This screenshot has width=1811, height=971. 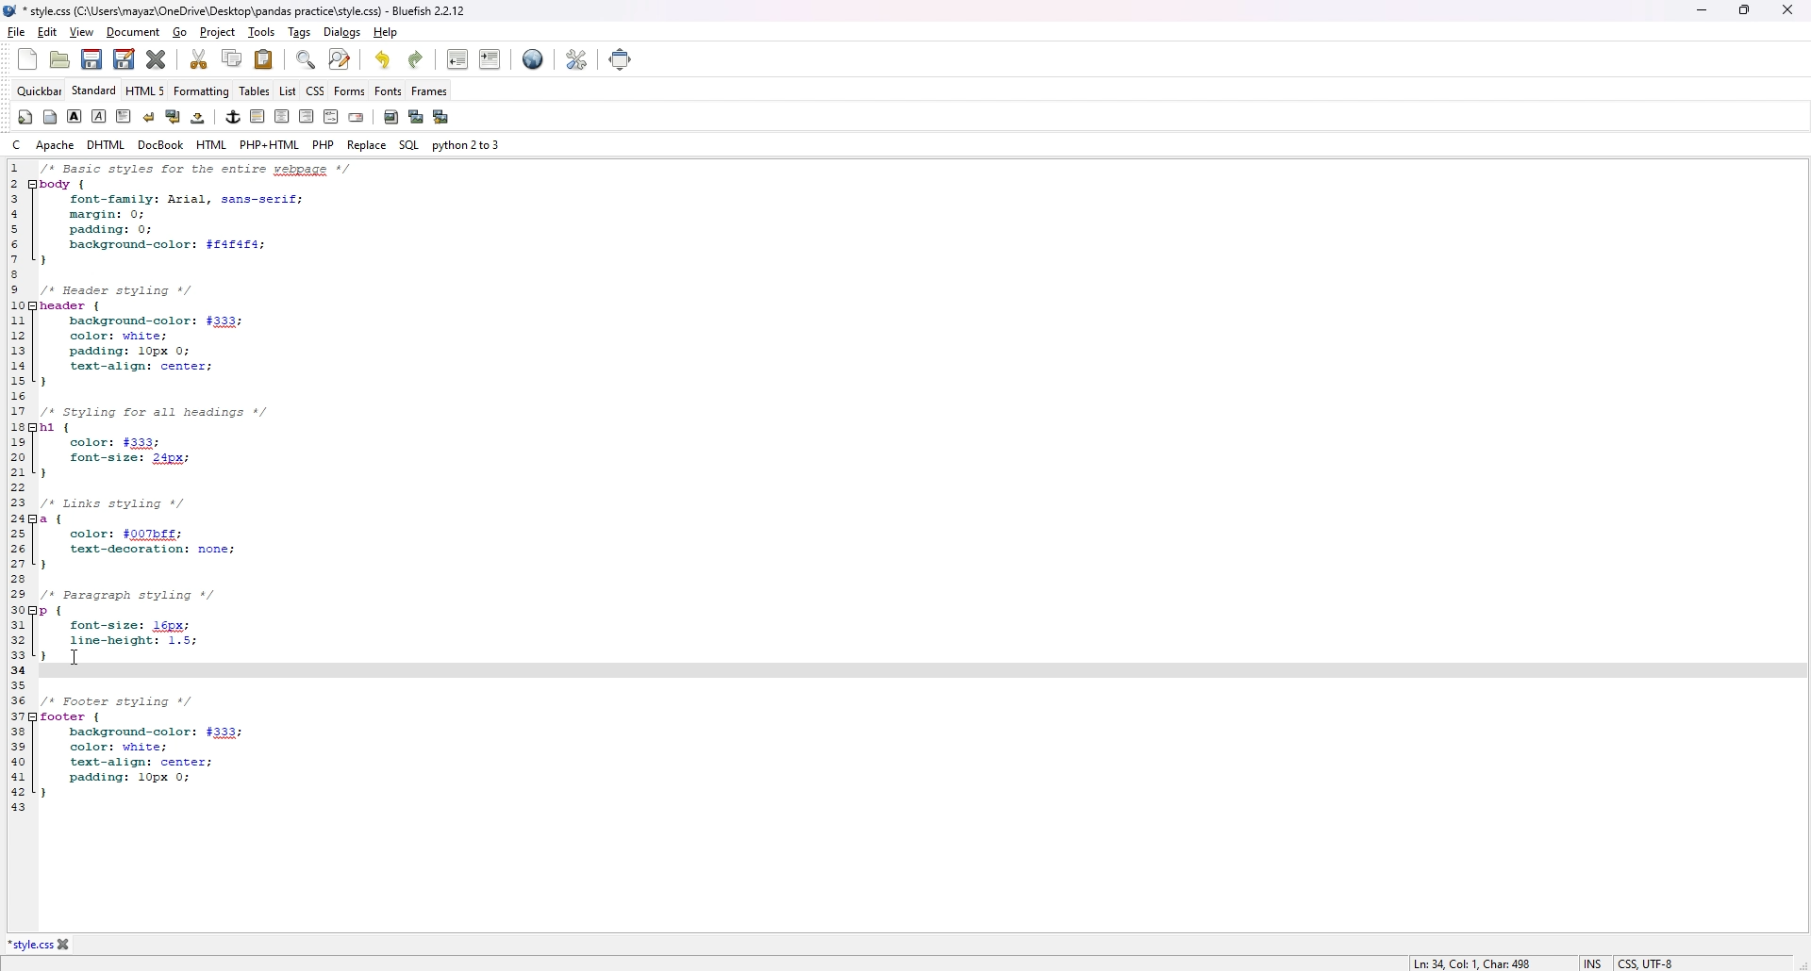 I want to click on frames, so click(x=430, y=91).